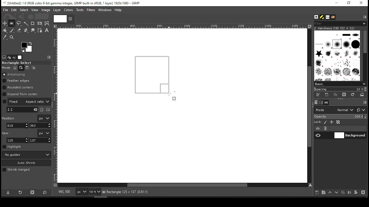  Describe the element at coordinates (318, 95) in the screenshot. I see `edit this brush` at that location.